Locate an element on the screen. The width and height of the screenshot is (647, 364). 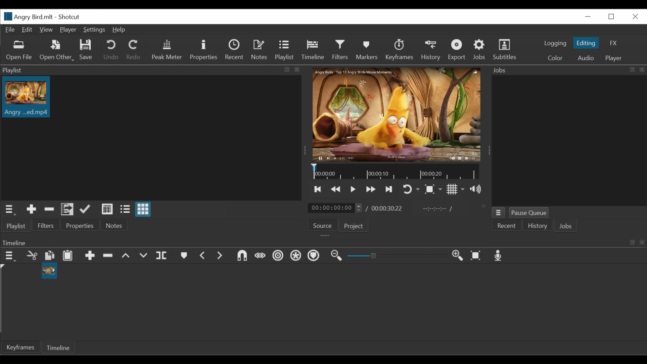
lift is located at coordinates (127, 256).